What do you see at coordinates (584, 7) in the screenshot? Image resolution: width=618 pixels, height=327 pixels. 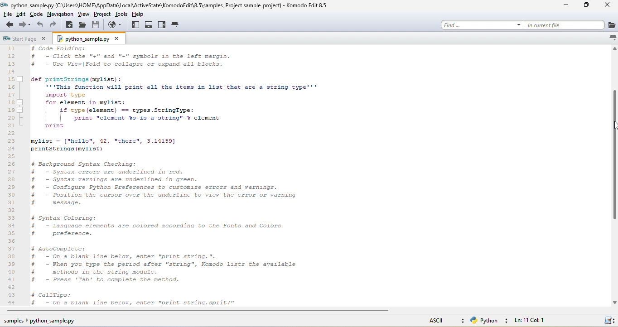 I see `maximize` at bounding box center [584, 7].